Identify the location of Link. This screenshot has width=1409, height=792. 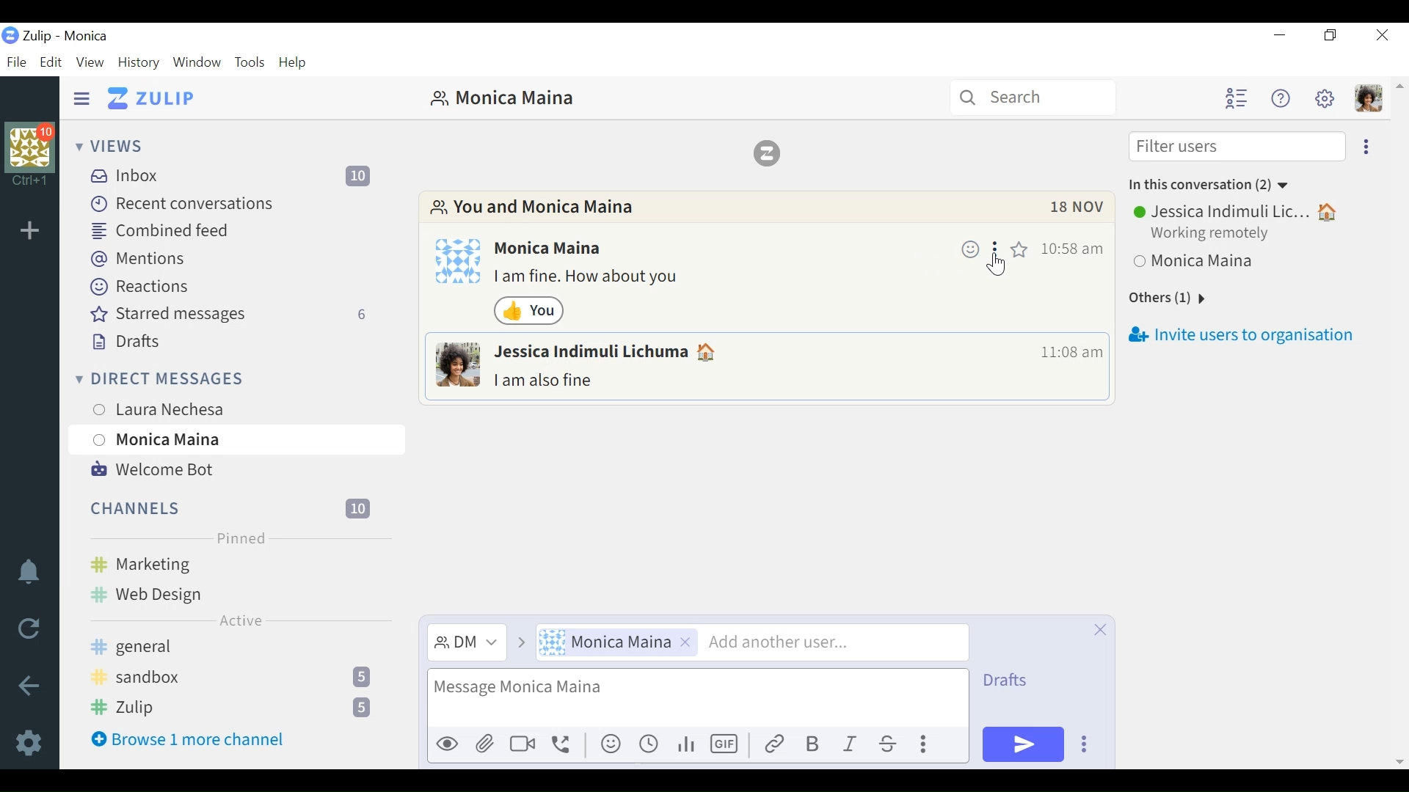
(774, 744).